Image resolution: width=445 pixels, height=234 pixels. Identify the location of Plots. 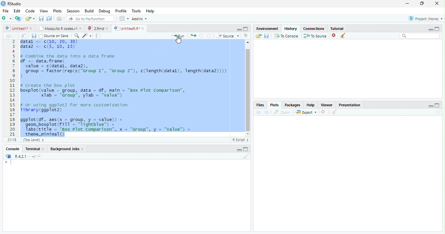
(57, 11).